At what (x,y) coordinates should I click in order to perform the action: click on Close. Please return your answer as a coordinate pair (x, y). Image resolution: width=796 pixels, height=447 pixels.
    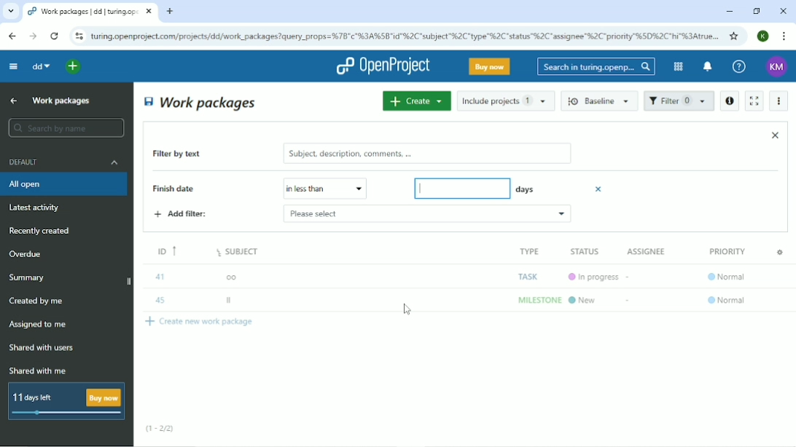
    Looking at the image, I should click on (600, 189).